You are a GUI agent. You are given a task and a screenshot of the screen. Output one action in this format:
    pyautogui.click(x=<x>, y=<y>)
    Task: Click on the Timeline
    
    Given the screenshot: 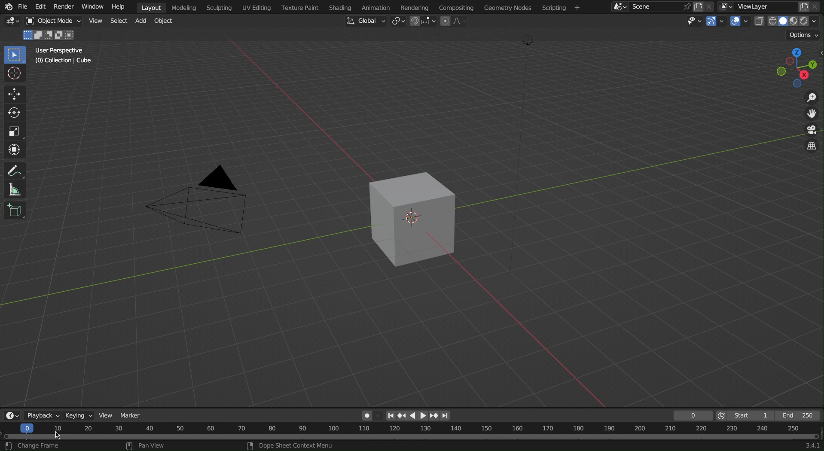 What is the action you would take?
    pyautogui.click(x=412, y=437)
    